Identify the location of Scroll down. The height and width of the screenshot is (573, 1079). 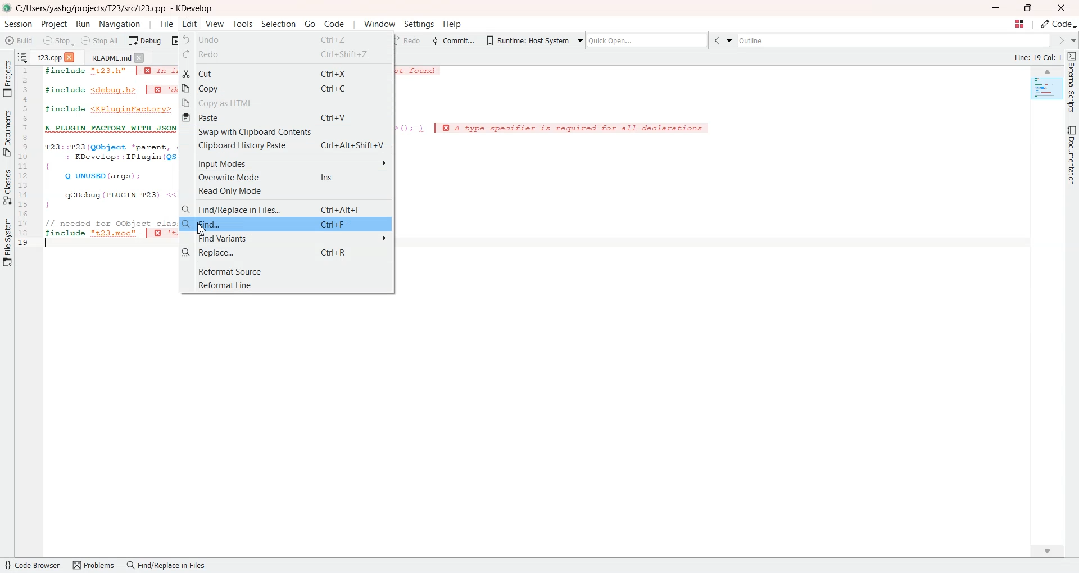
(1053, 549).